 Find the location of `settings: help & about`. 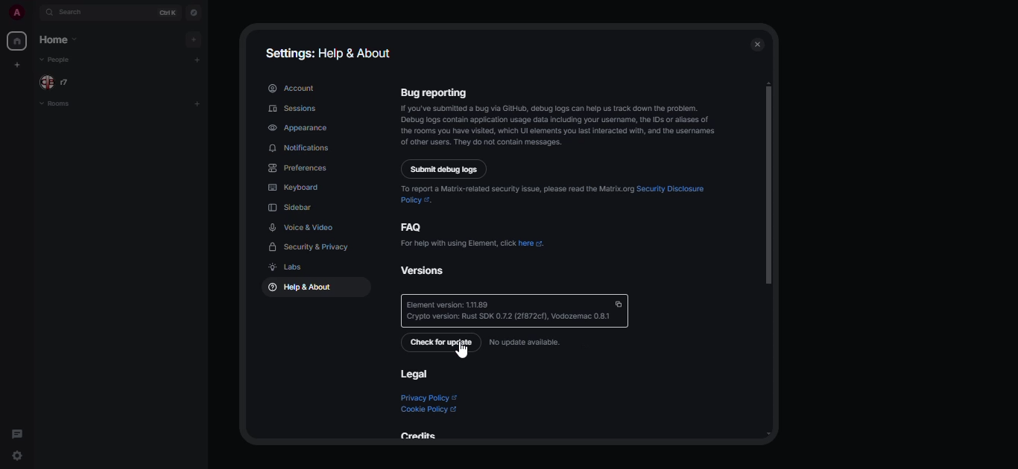

settings: help & about is located at coordinates (331, 51).